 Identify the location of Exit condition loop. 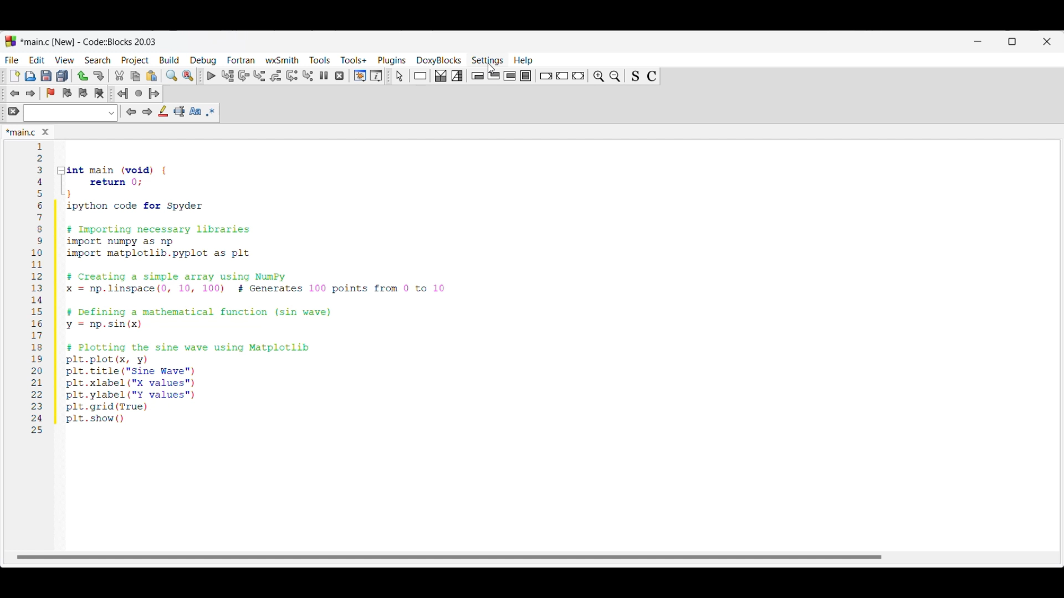
(494, 75).